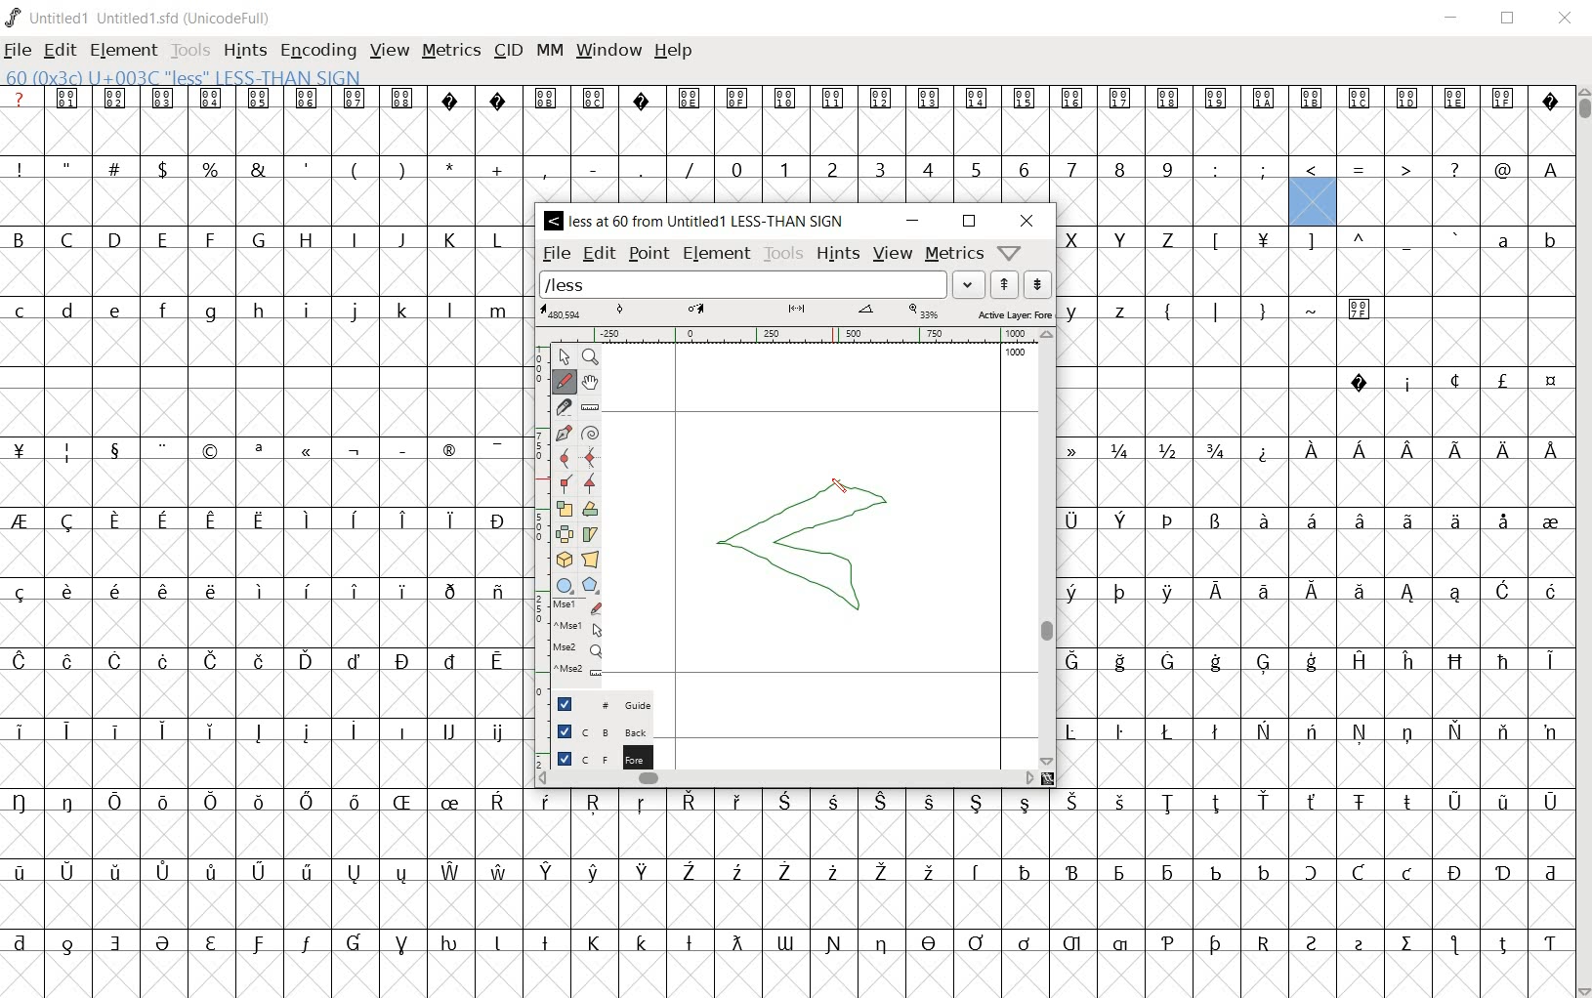 The height and width of the screenshot is (998, 1592). I want to click on hints, so click(839, 255).